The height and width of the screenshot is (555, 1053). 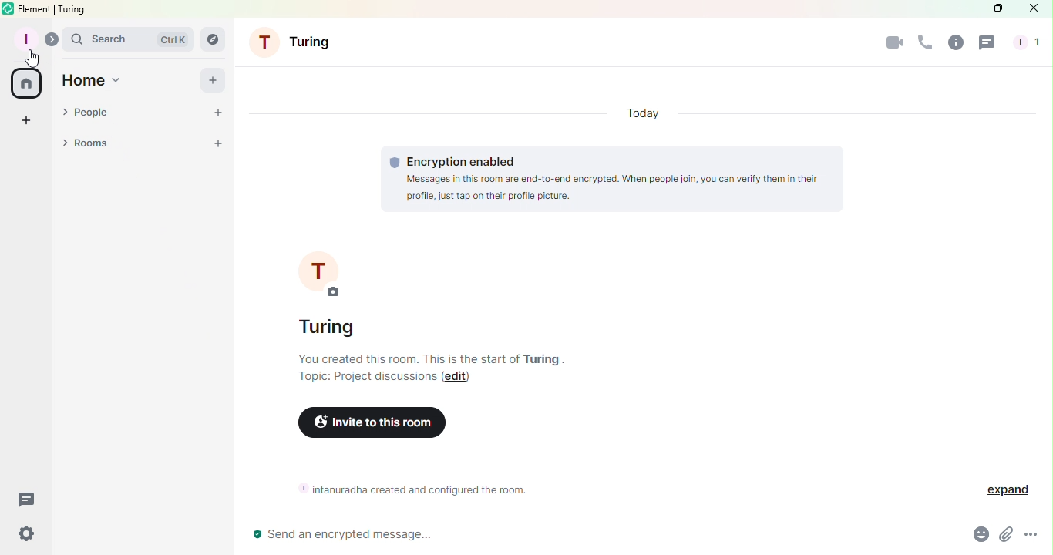 What do you see at coordinates (35, 59) in the screenshot?
I see `Cursor` at bounding box center [35, 59].